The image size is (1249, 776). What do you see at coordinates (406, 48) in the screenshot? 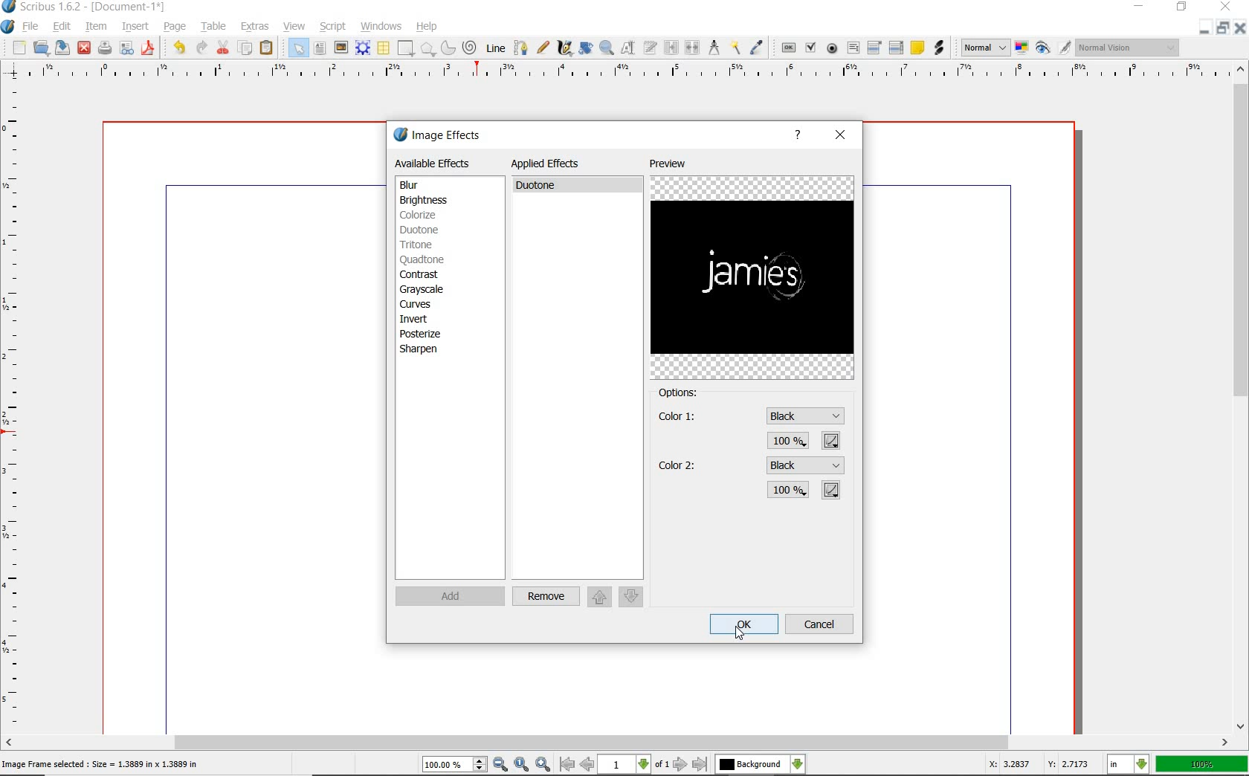
I see `SHAPE` at bounding box center [406, 48].